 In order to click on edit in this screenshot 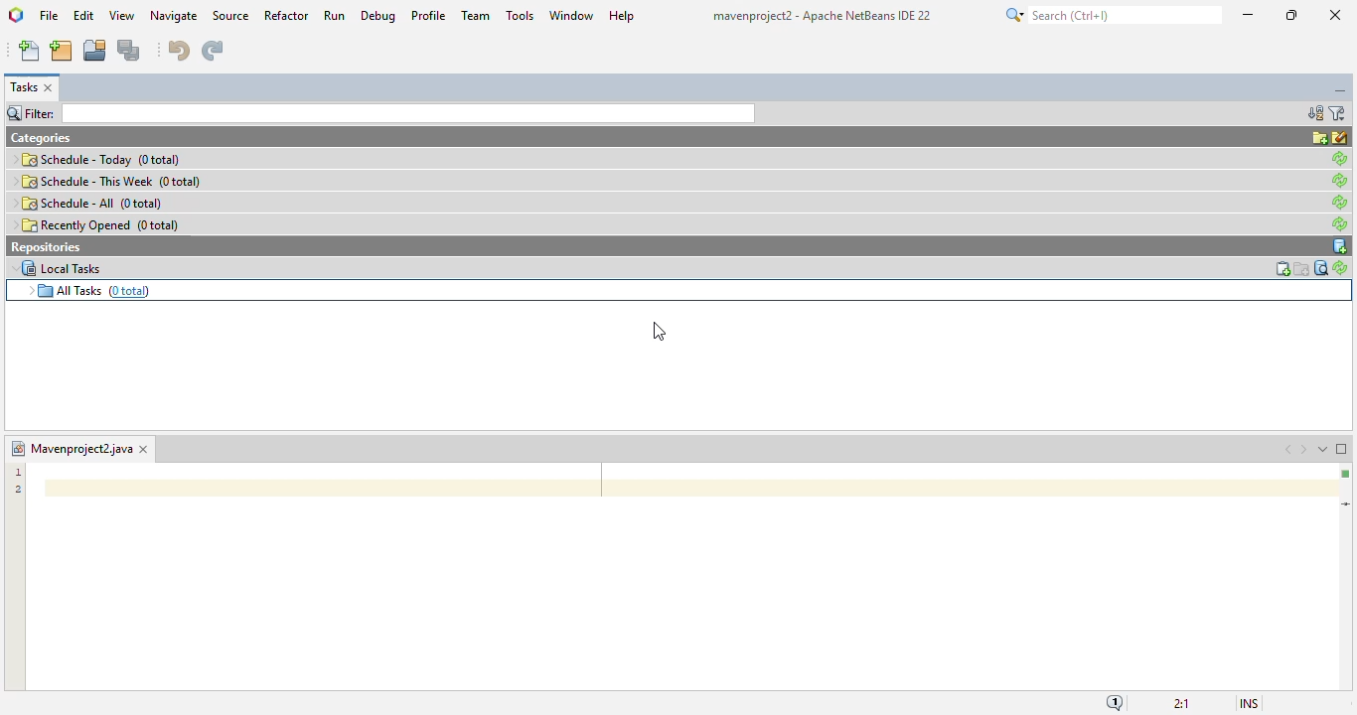, I will do `click(83, 15)`.